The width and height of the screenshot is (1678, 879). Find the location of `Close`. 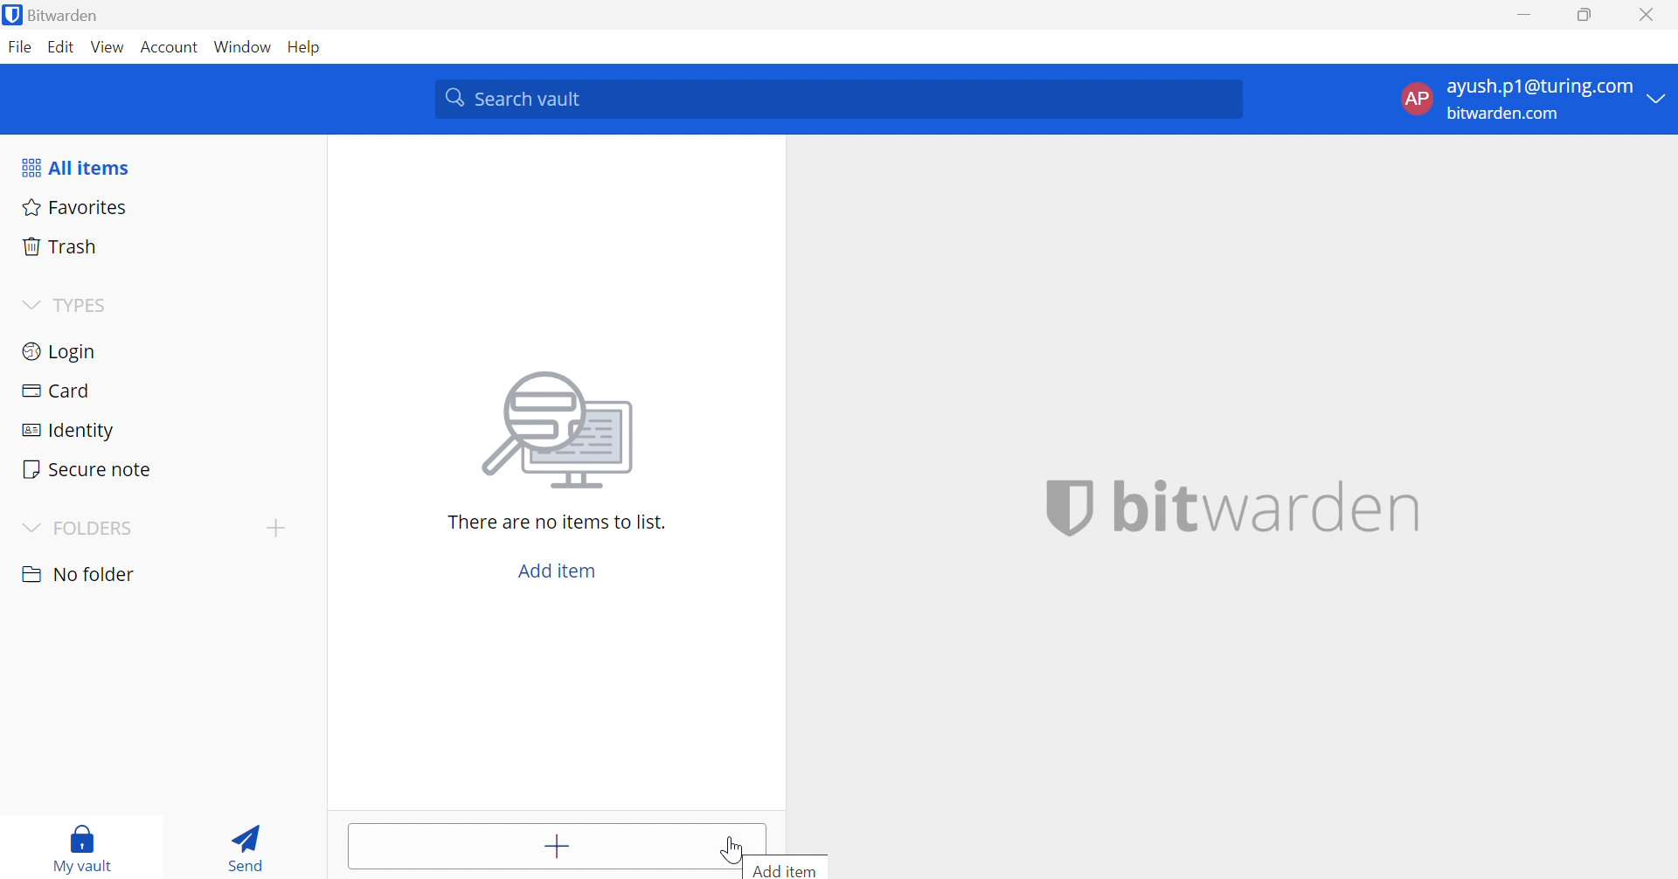

Close is located at coordinates (1646, 13).